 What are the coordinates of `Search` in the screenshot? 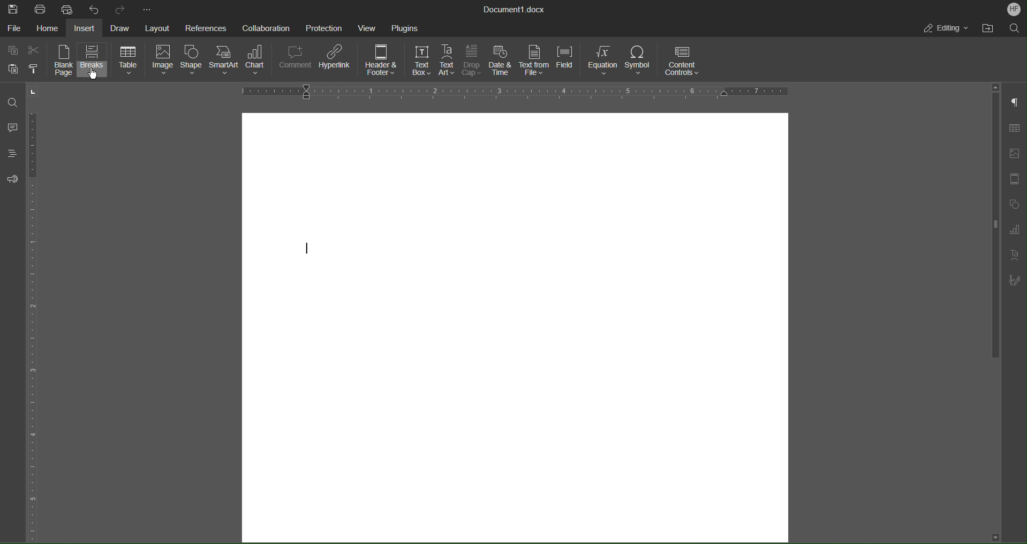 It's located at (1017, 29).